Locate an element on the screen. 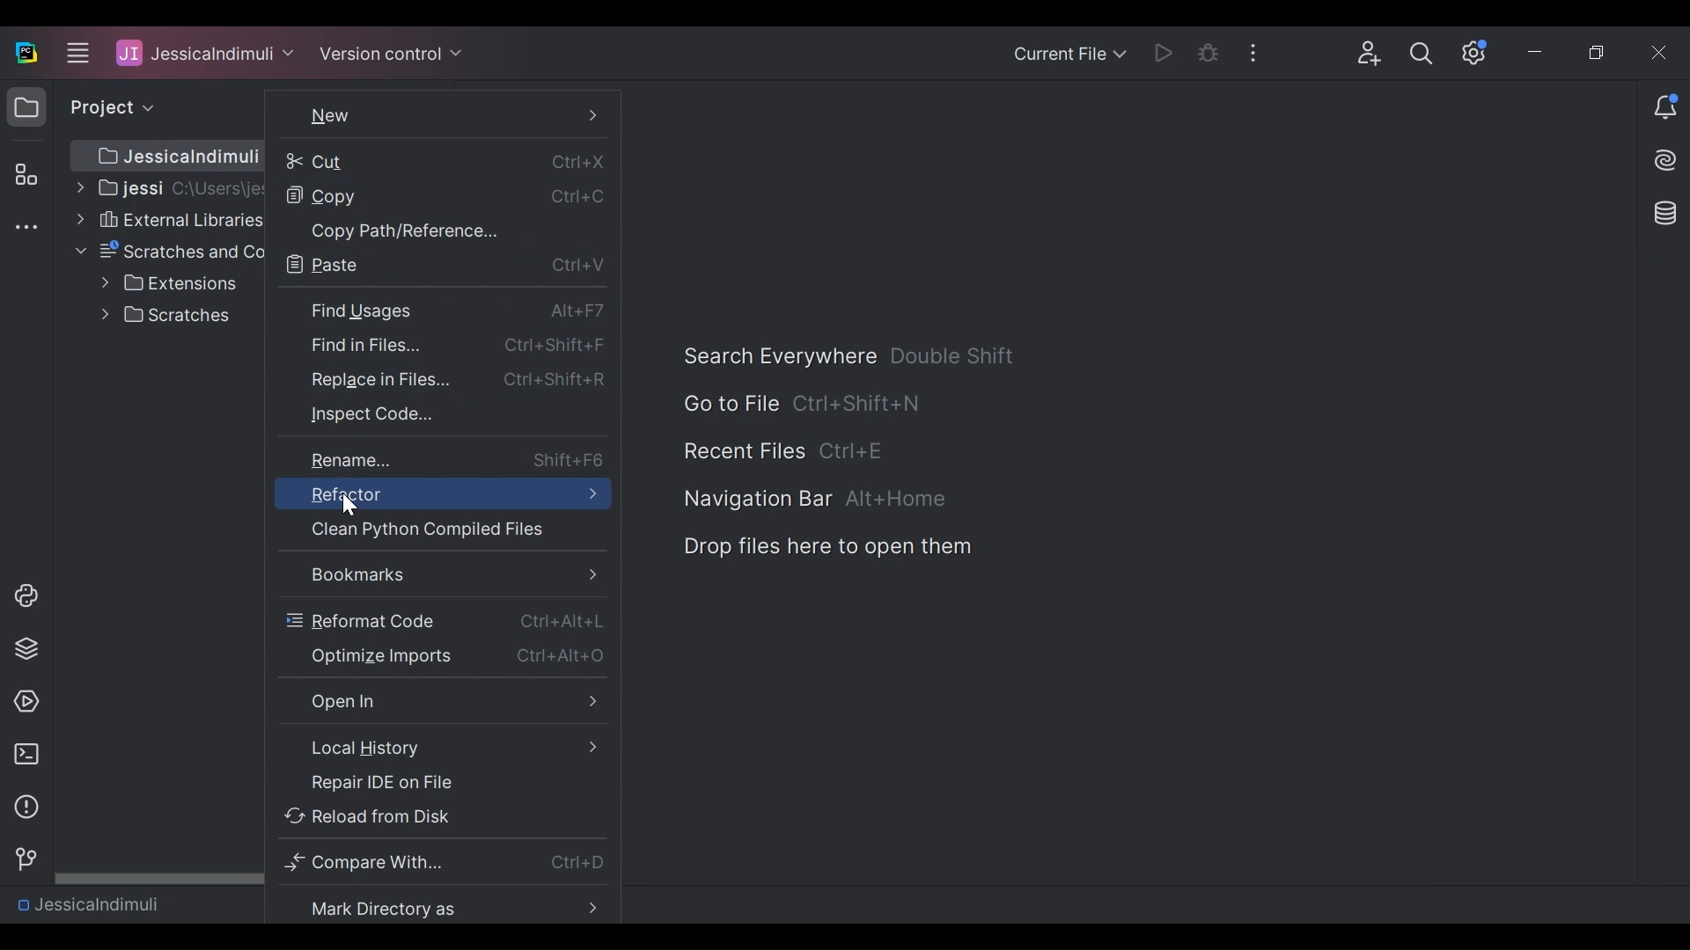  Settings is located at coordinates (1475, 53).